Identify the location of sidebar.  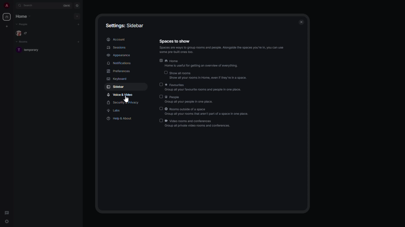
(116, 87).